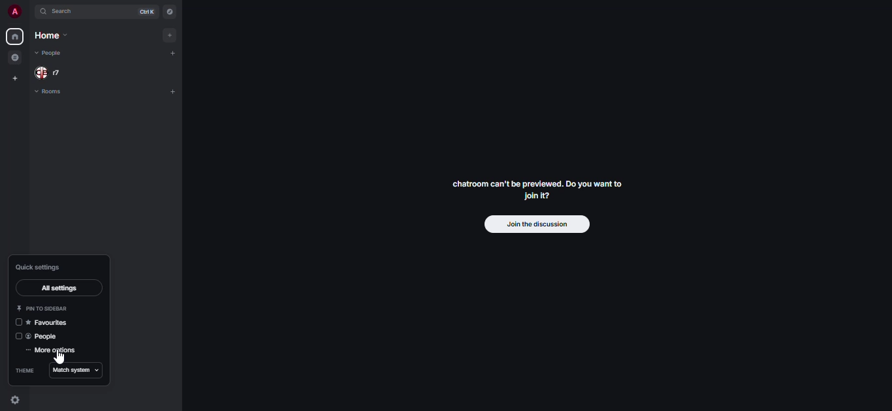 The height and width of the screenshot is (411, 892). What do you see at coordinates (144, 12) in the screenshot?
I see `ctrl K` at bounding box center [144, 12].